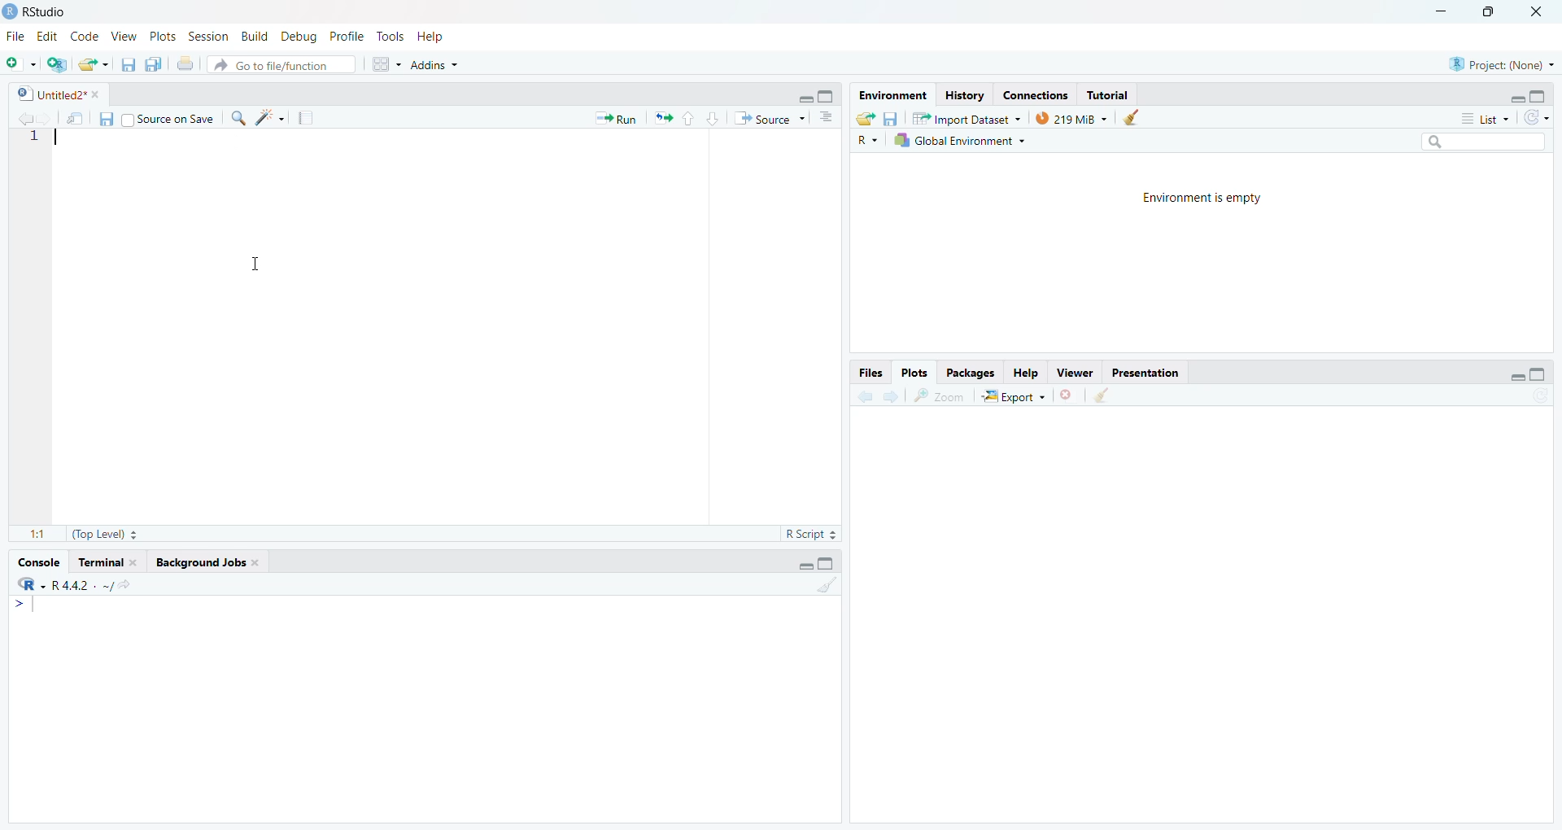  Describe the element at coordinates (21, 64) in the screenshot. I see `Open new file` at that location.